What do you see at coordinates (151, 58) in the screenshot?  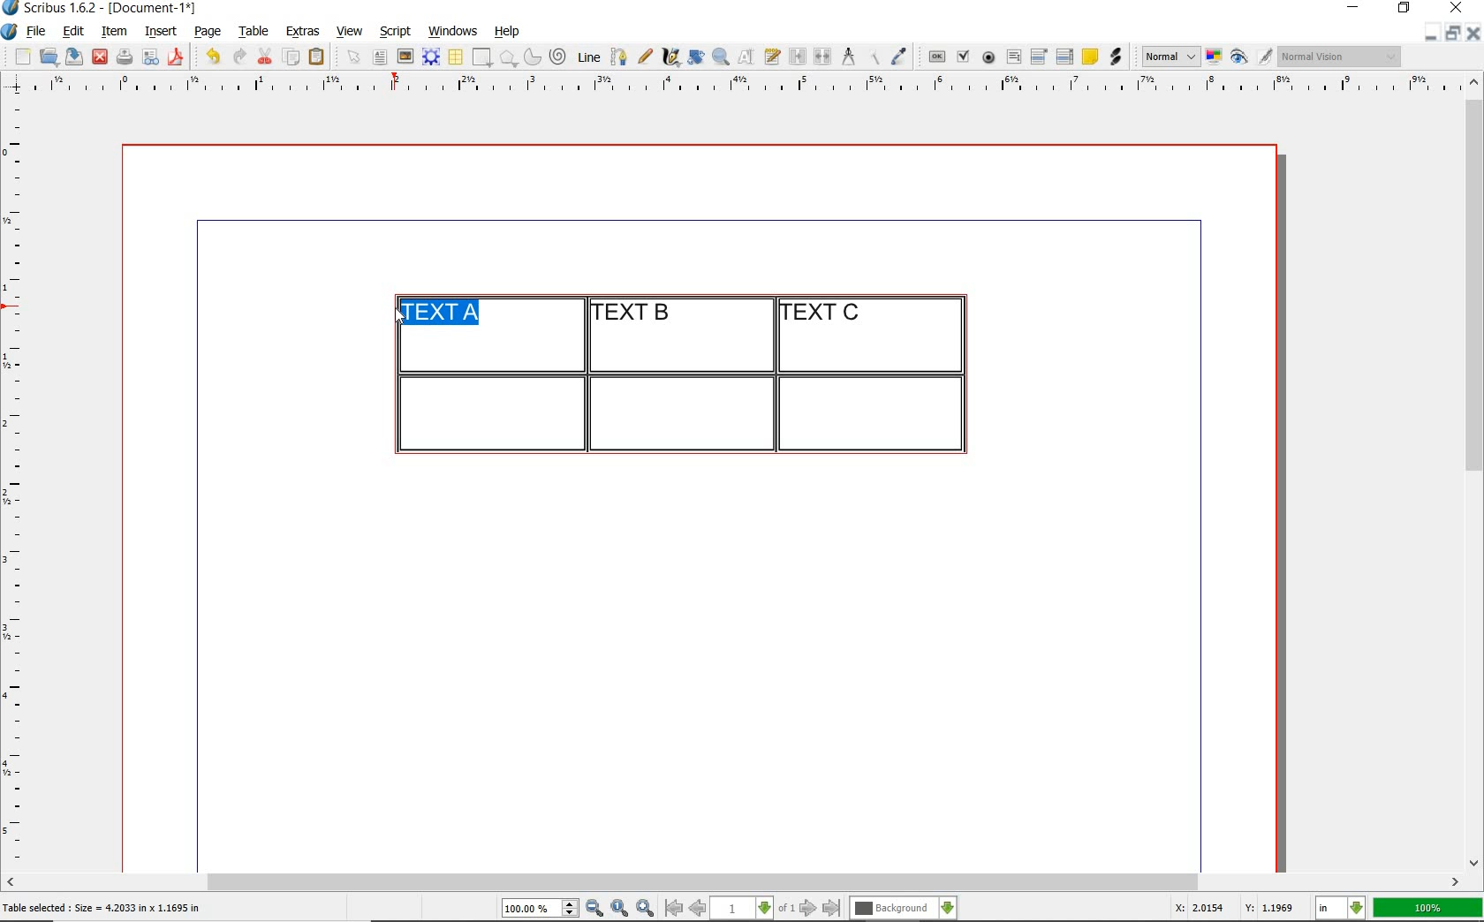 I see `preflight verifier` at bounding box center [151, 58].